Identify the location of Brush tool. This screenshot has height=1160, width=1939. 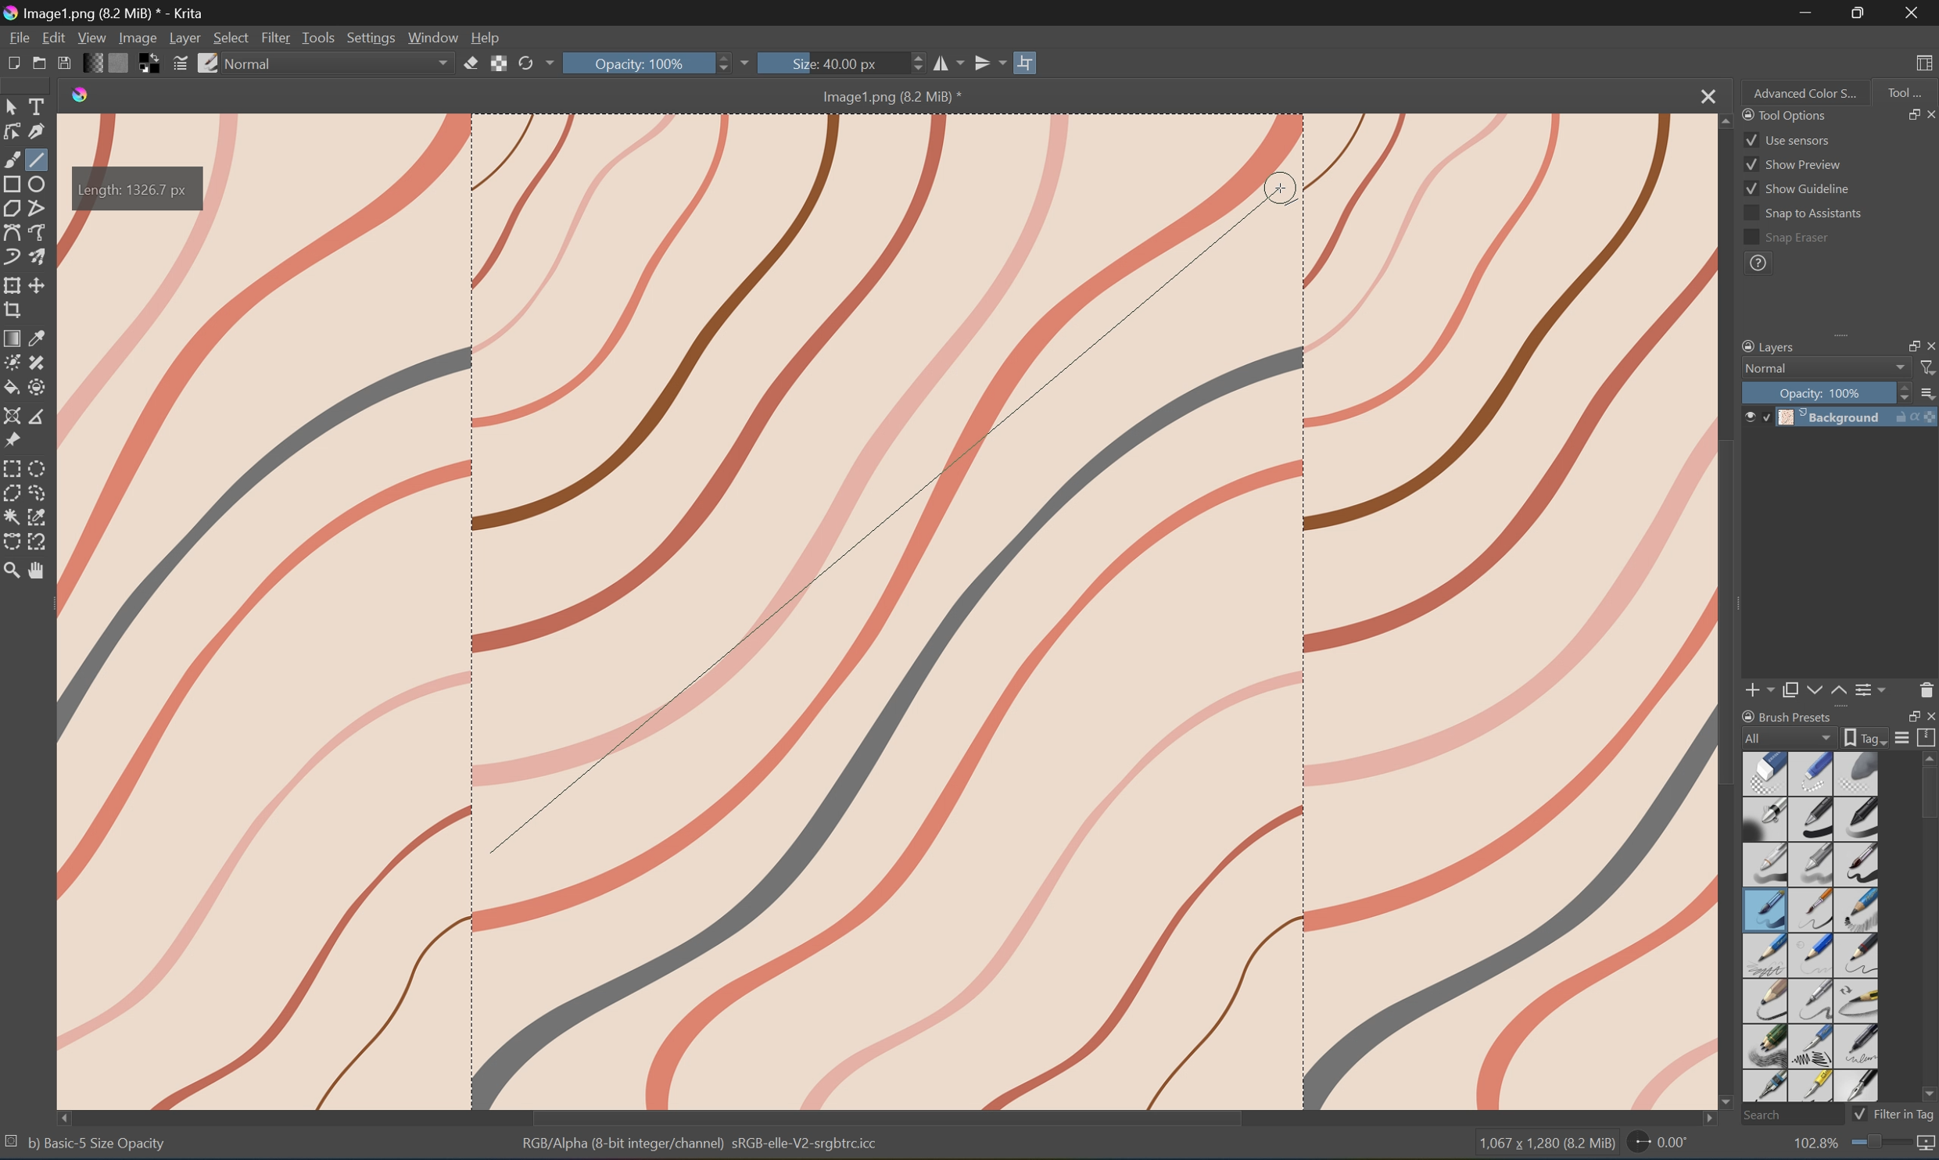
(13, 158).